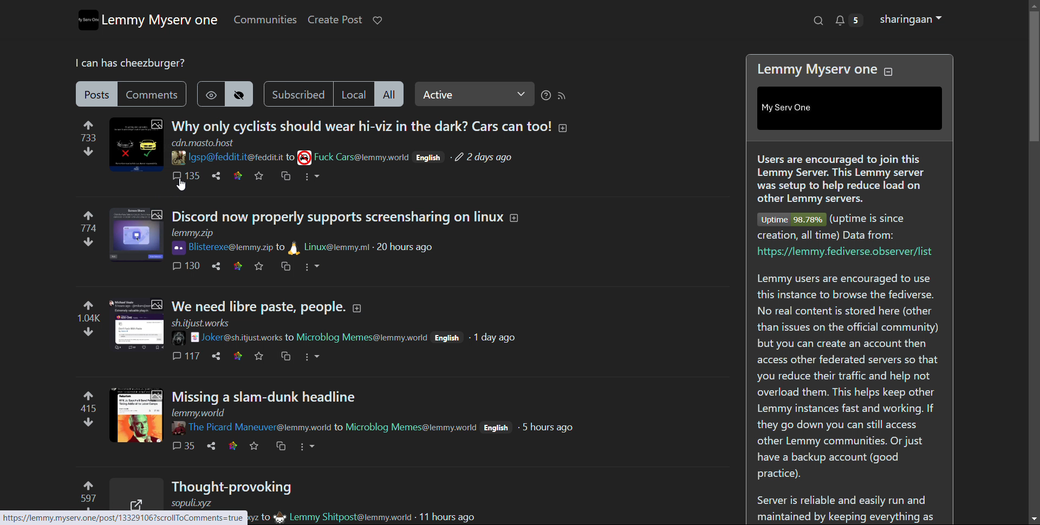 The image size is (1040, 525). Describe the element at coordinates (89, 311) in the screenshot. I see `upvote 1.04K` at that location.